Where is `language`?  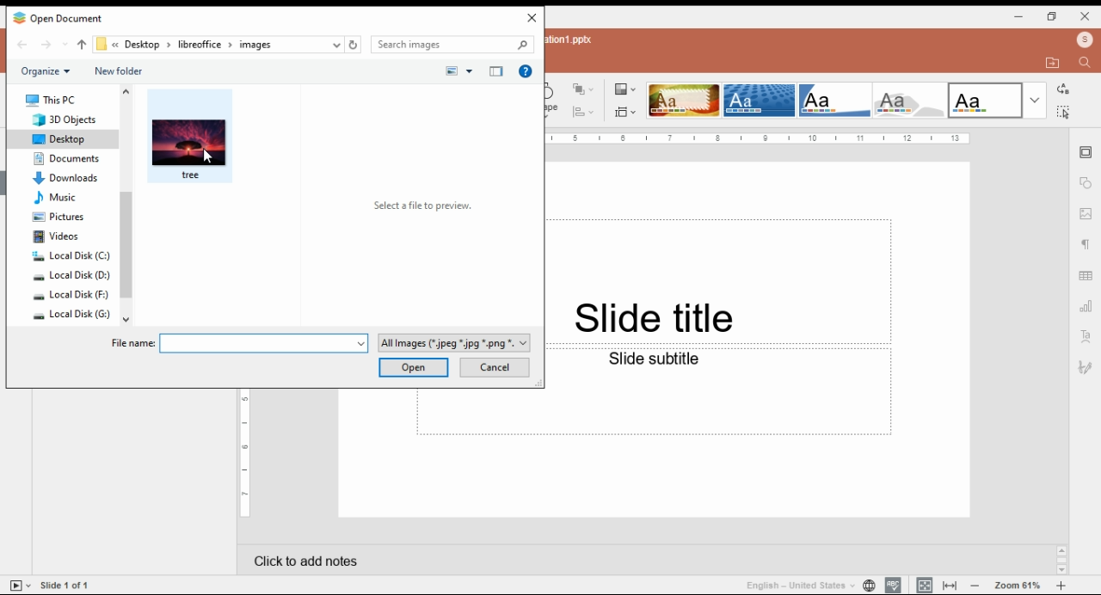
language is located at coordinates (804, 586).